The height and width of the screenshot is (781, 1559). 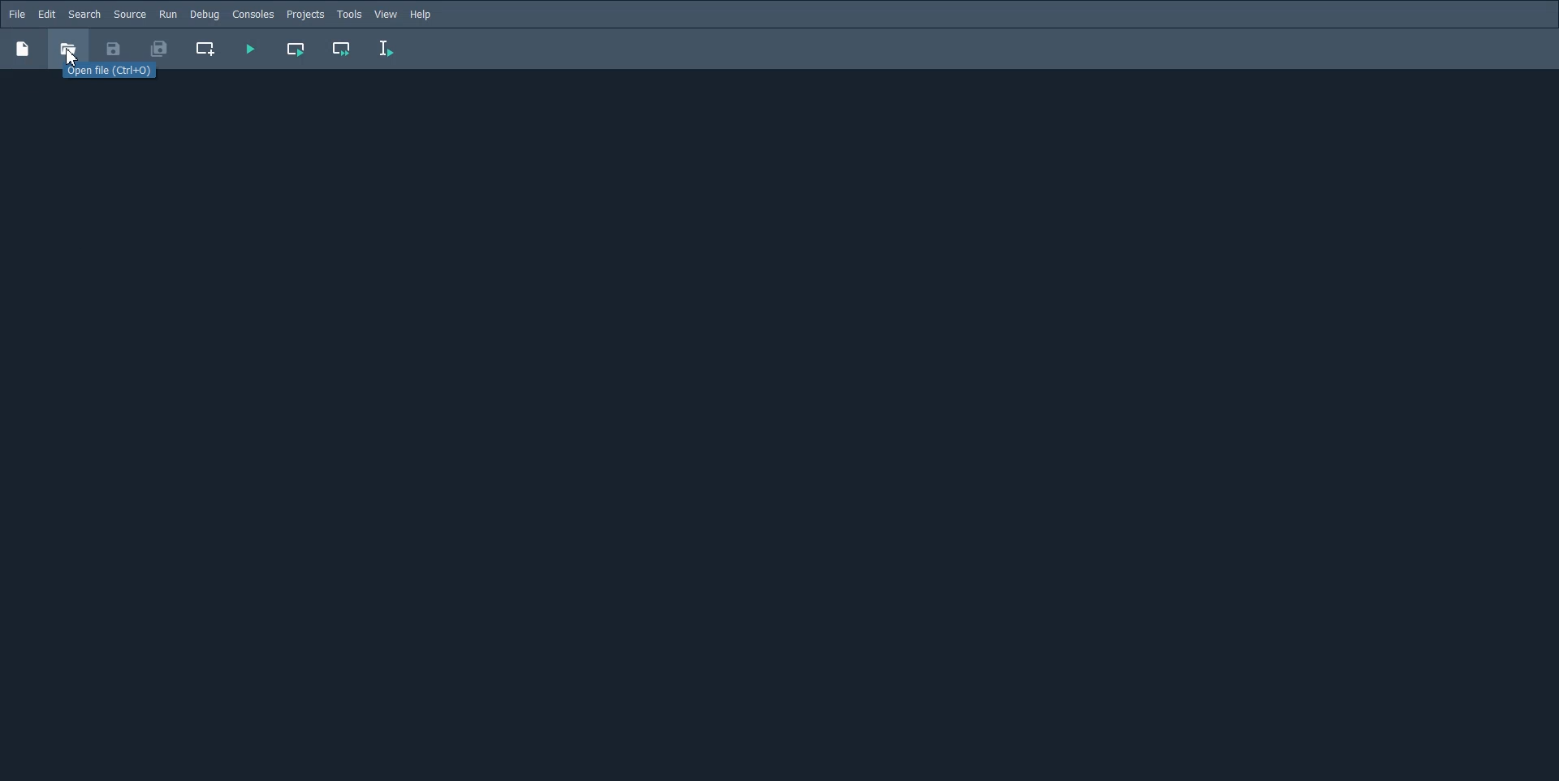 What do you see at coordinates (168, 14) in the screenshot?
I see `Run` at bounding box center [168, 14].